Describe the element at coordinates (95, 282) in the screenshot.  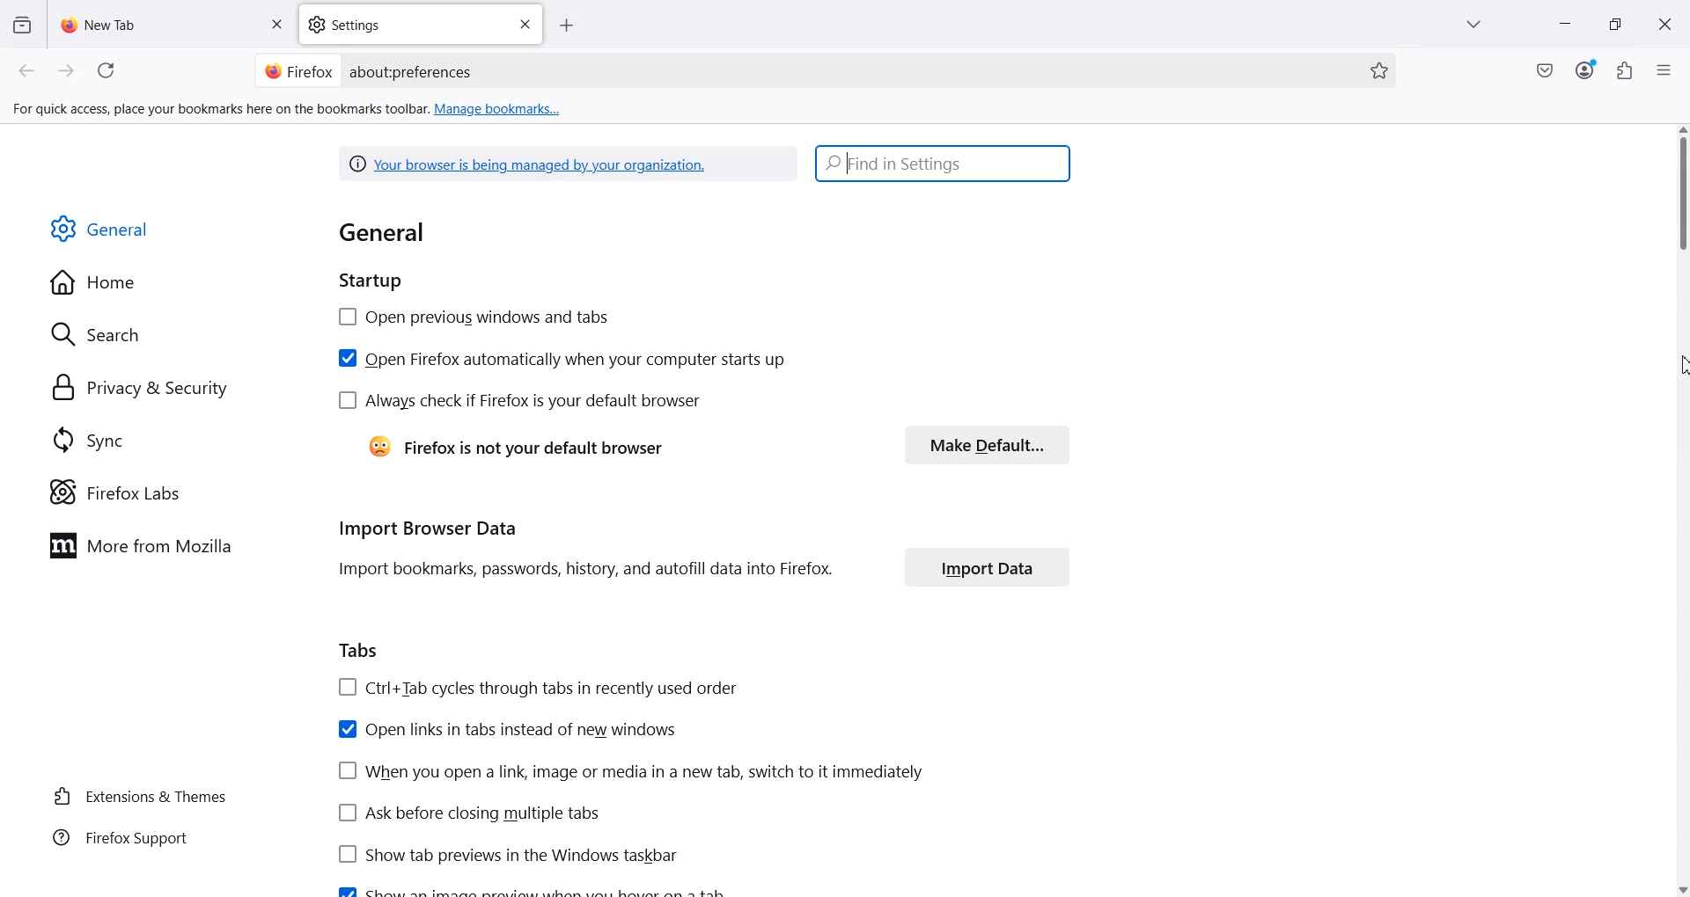
I see `o Home` at that location.